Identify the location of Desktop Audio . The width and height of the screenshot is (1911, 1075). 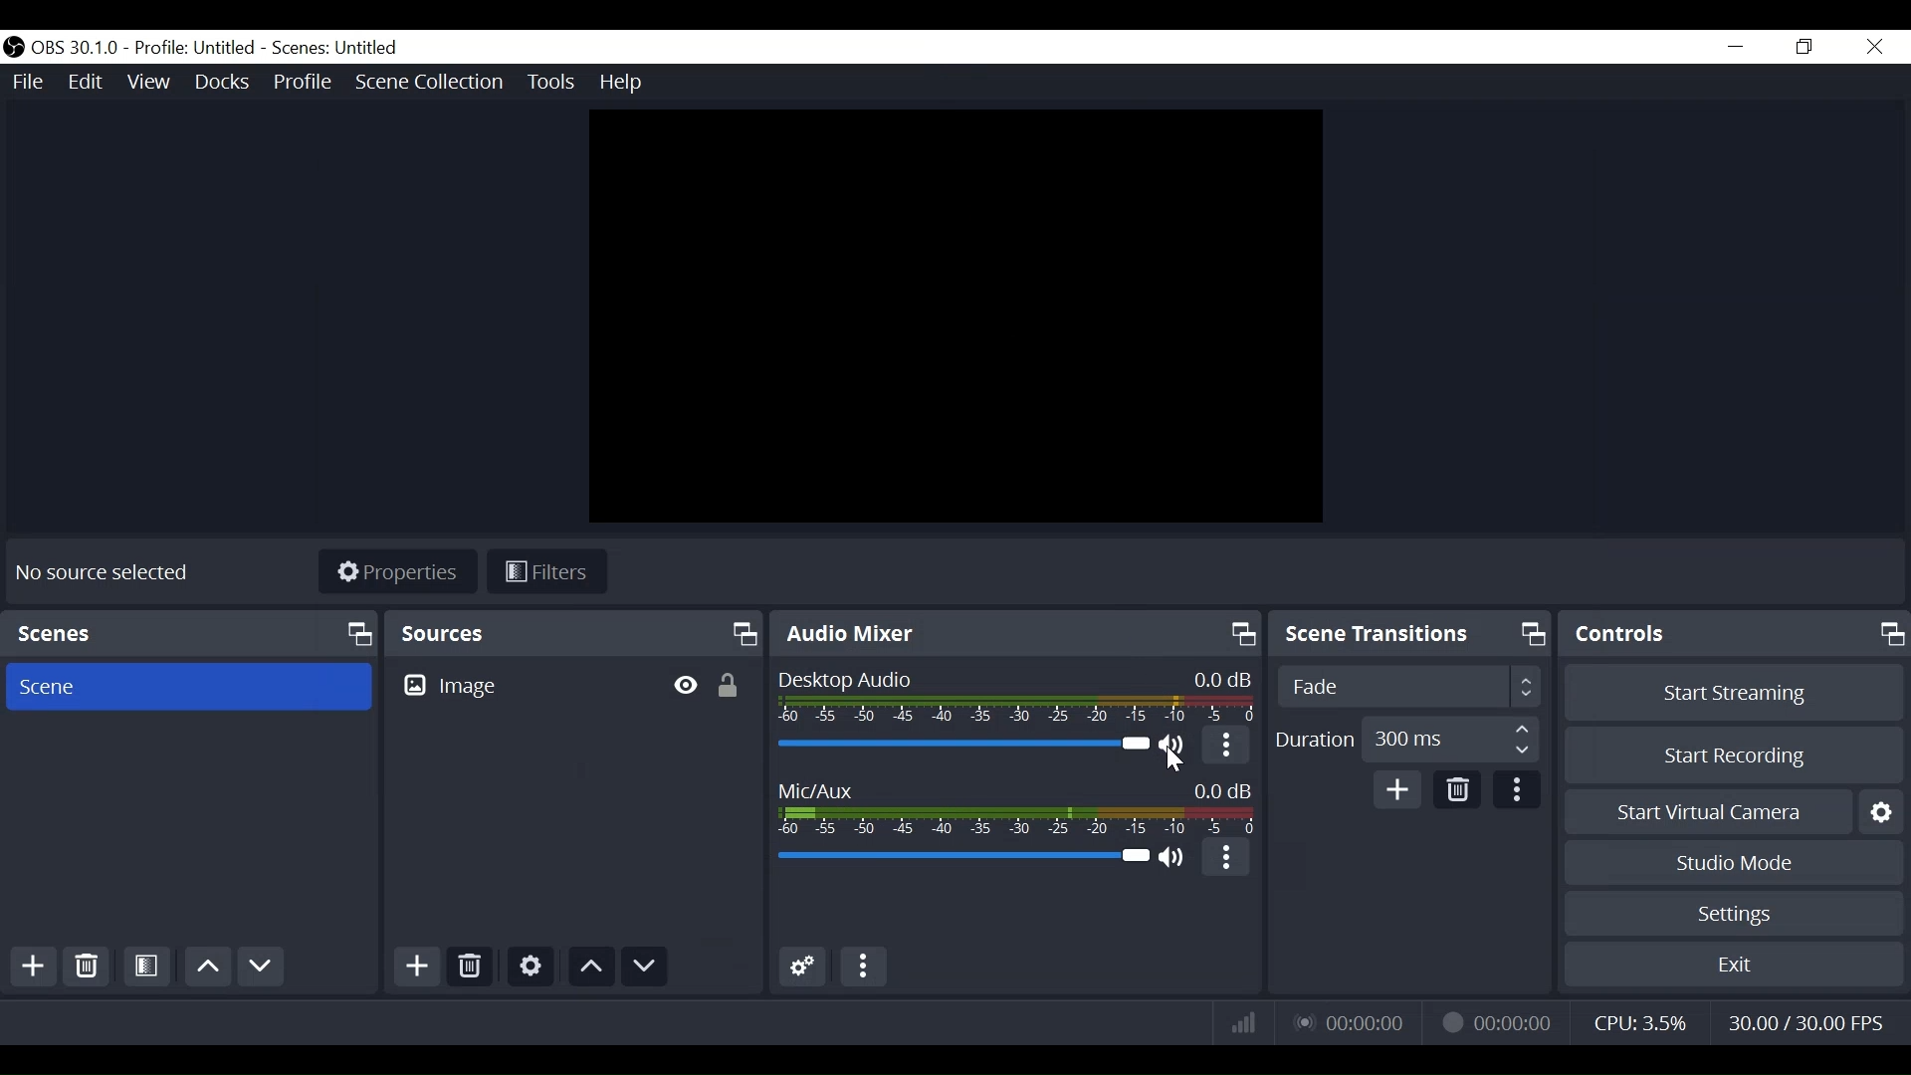
(1016, 697).